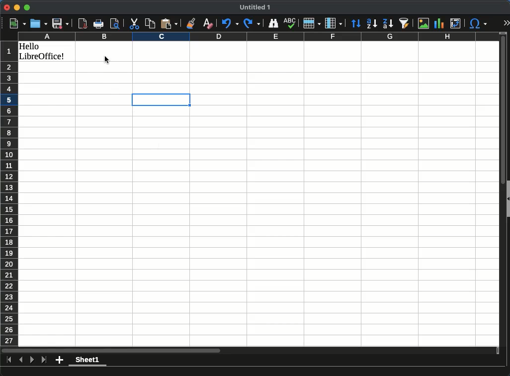 The image size is (510, 376). What do you see at coordinates (21, 358) in the screenshot?
I see `previous sheet` at bounding box center [21, 358].